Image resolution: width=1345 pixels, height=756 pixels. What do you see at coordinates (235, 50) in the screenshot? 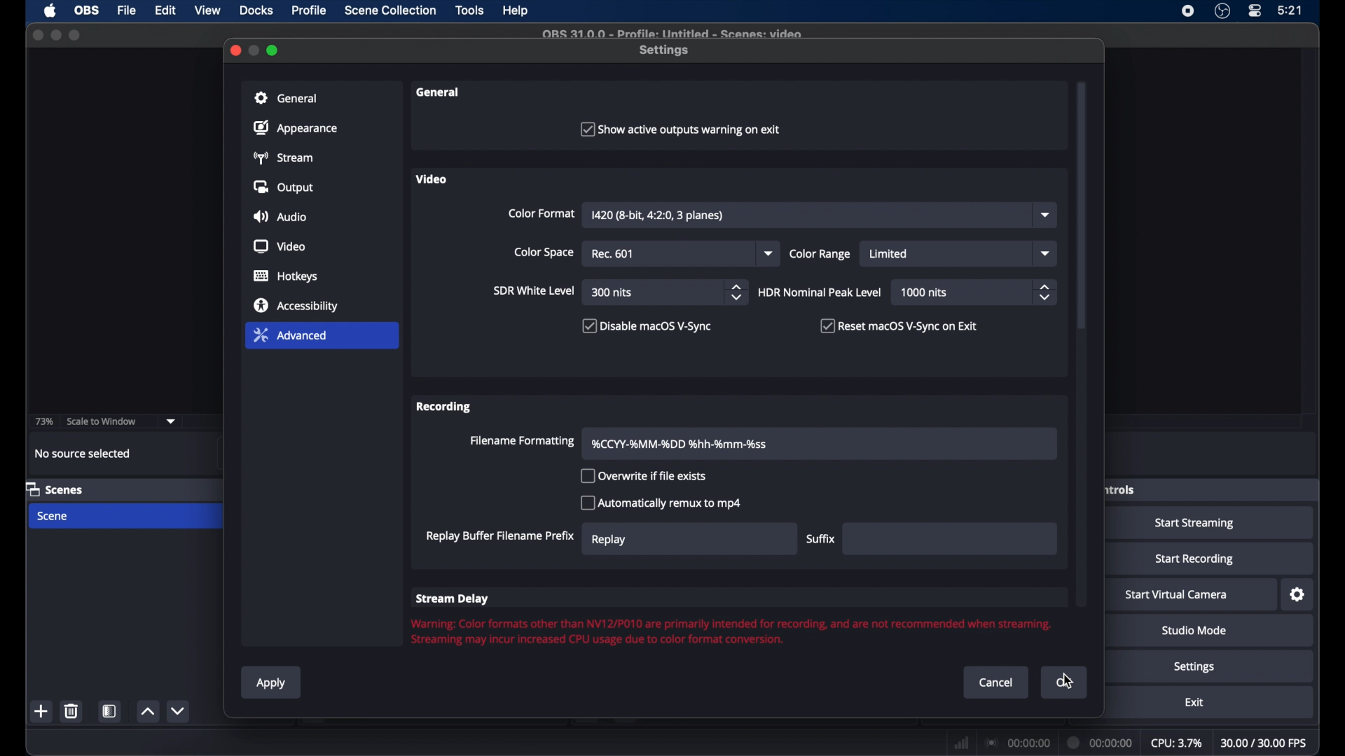
I see `close` at bounding box center [235, 50].